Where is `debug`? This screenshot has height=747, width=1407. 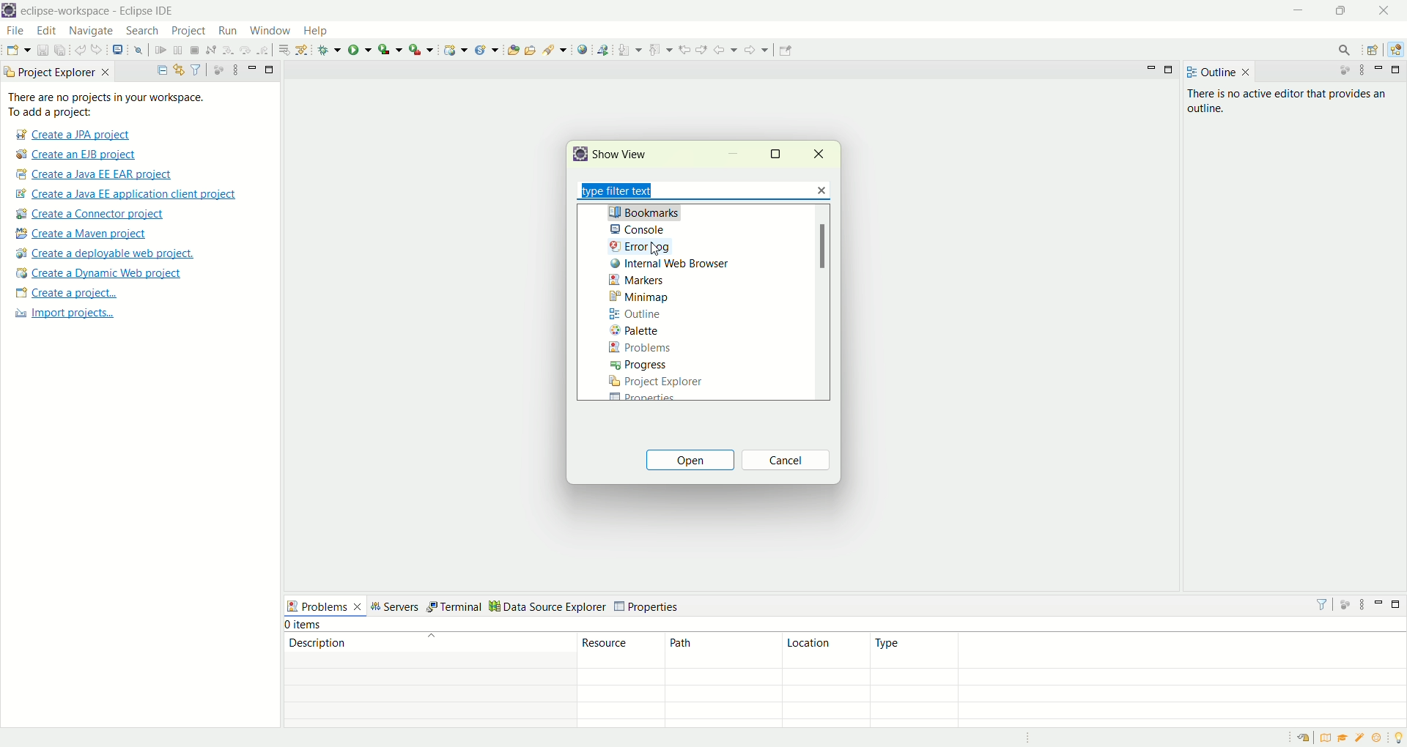
debug is located at coordinates (328, 49).